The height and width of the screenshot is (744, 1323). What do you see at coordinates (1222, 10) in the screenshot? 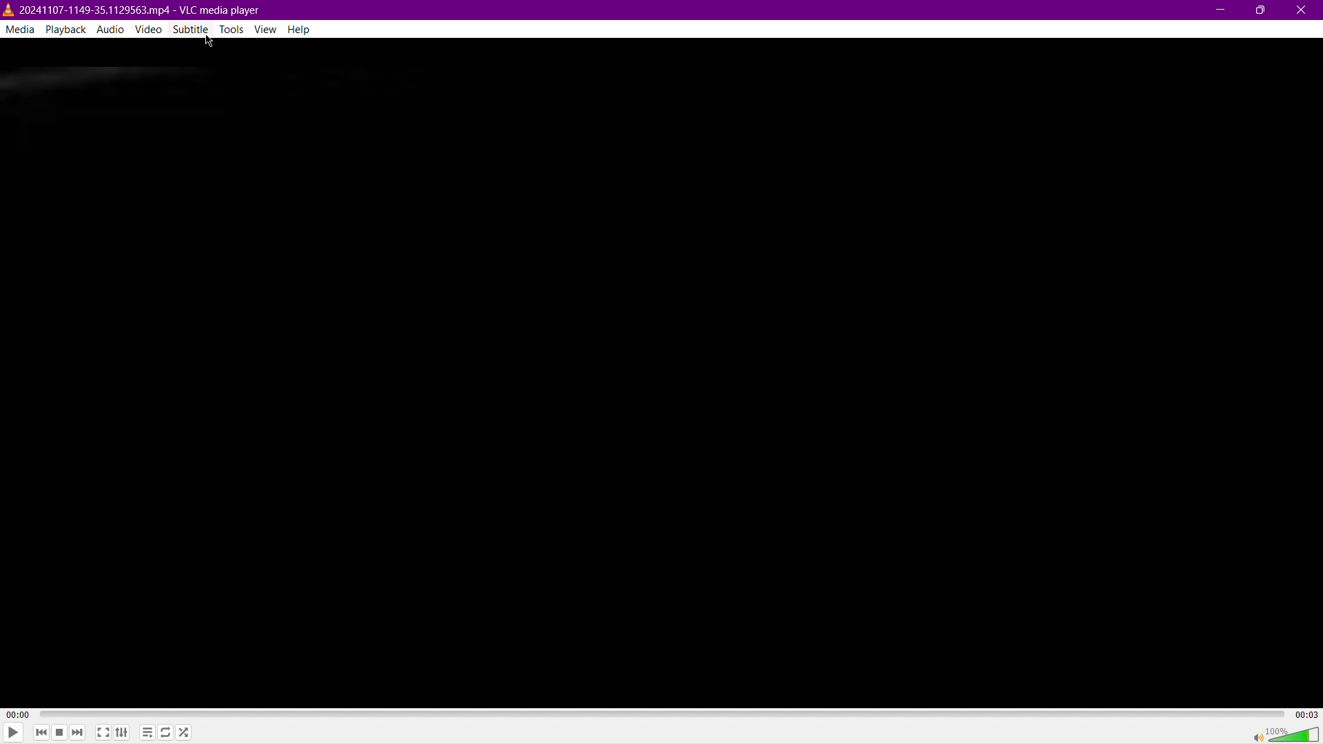
I see `Minimize` at bounding box center [1222, 10].